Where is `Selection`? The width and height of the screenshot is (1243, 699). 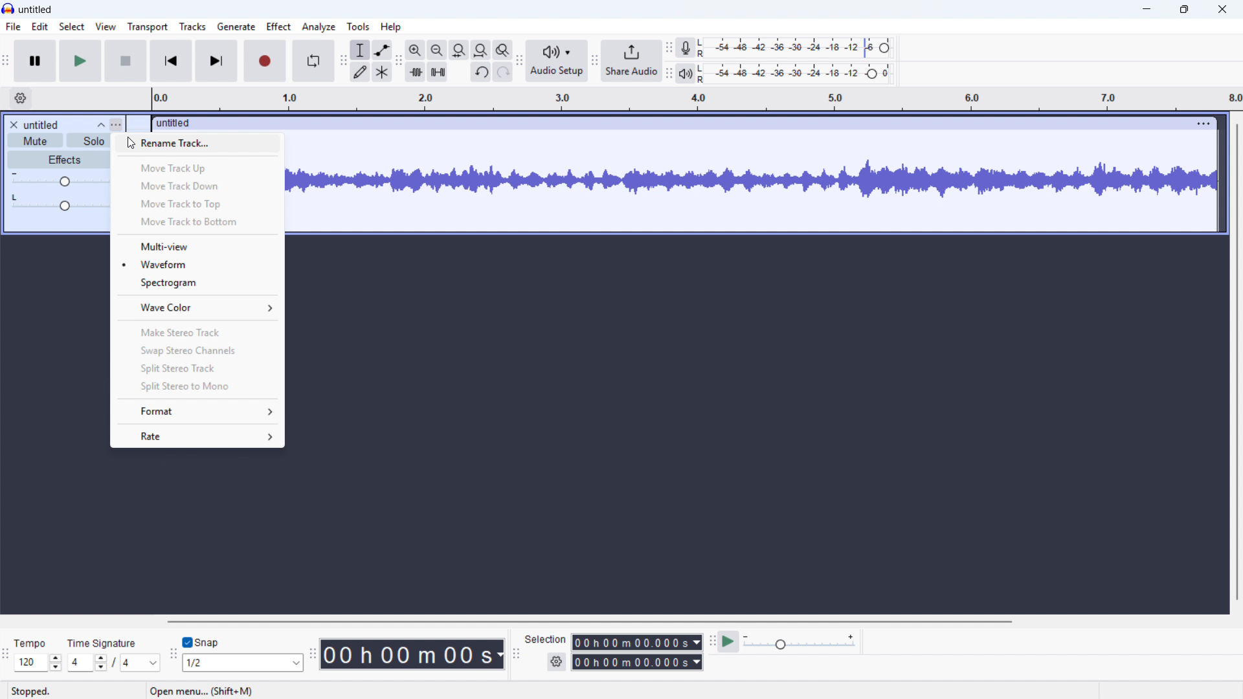
Selection is located at coordinates (546, 639).